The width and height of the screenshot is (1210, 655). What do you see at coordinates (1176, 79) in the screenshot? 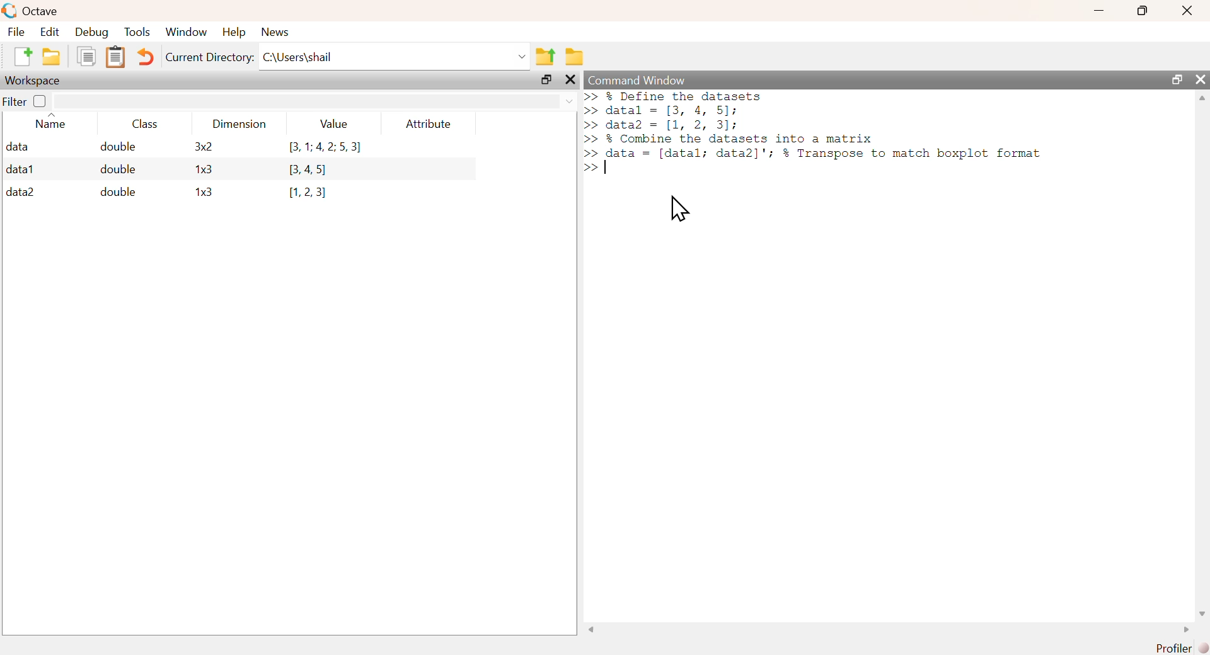
I see `maximize` at bounding box center [1176, 79].